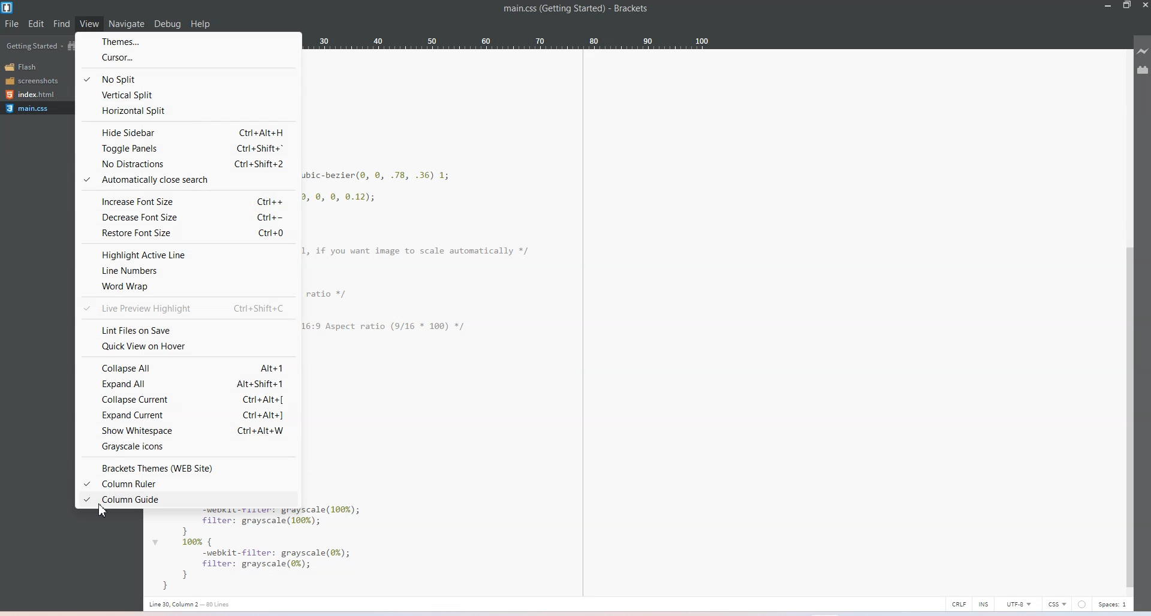 The height and width of the screenshot is (616, 1151). Describe the element at coordinates (1016, 604) in the screenshot. I see `UTF-8` at that location.